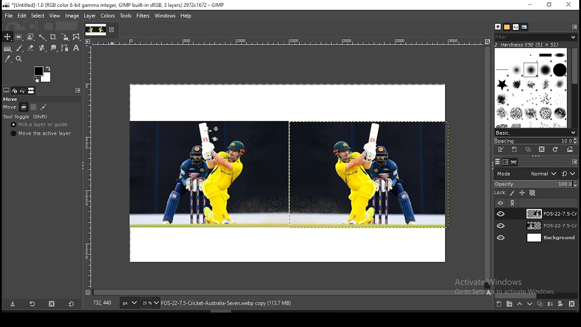  What do you see at coordinates (501, 149) in the screenshot?
I see `edit this brush` at bounding box center [501, 149].